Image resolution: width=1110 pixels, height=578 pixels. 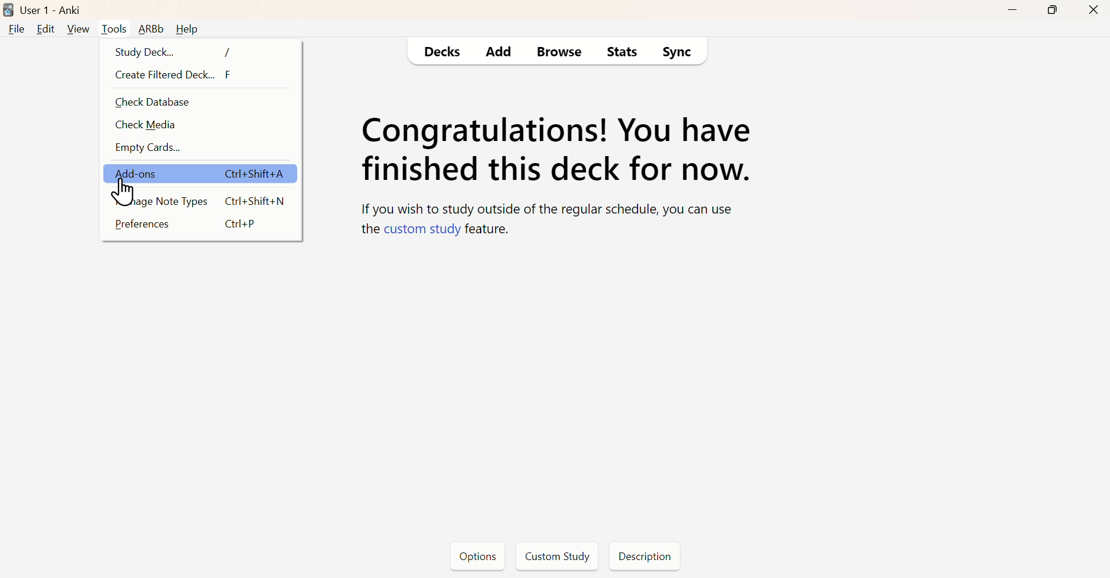 I want to click on Help, so click(x=188, y=29).